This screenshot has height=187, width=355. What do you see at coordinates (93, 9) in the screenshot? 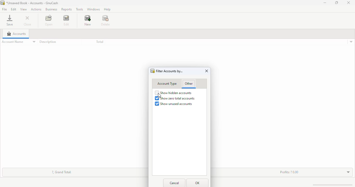
I see `windows` at bounding box center [93, 9].